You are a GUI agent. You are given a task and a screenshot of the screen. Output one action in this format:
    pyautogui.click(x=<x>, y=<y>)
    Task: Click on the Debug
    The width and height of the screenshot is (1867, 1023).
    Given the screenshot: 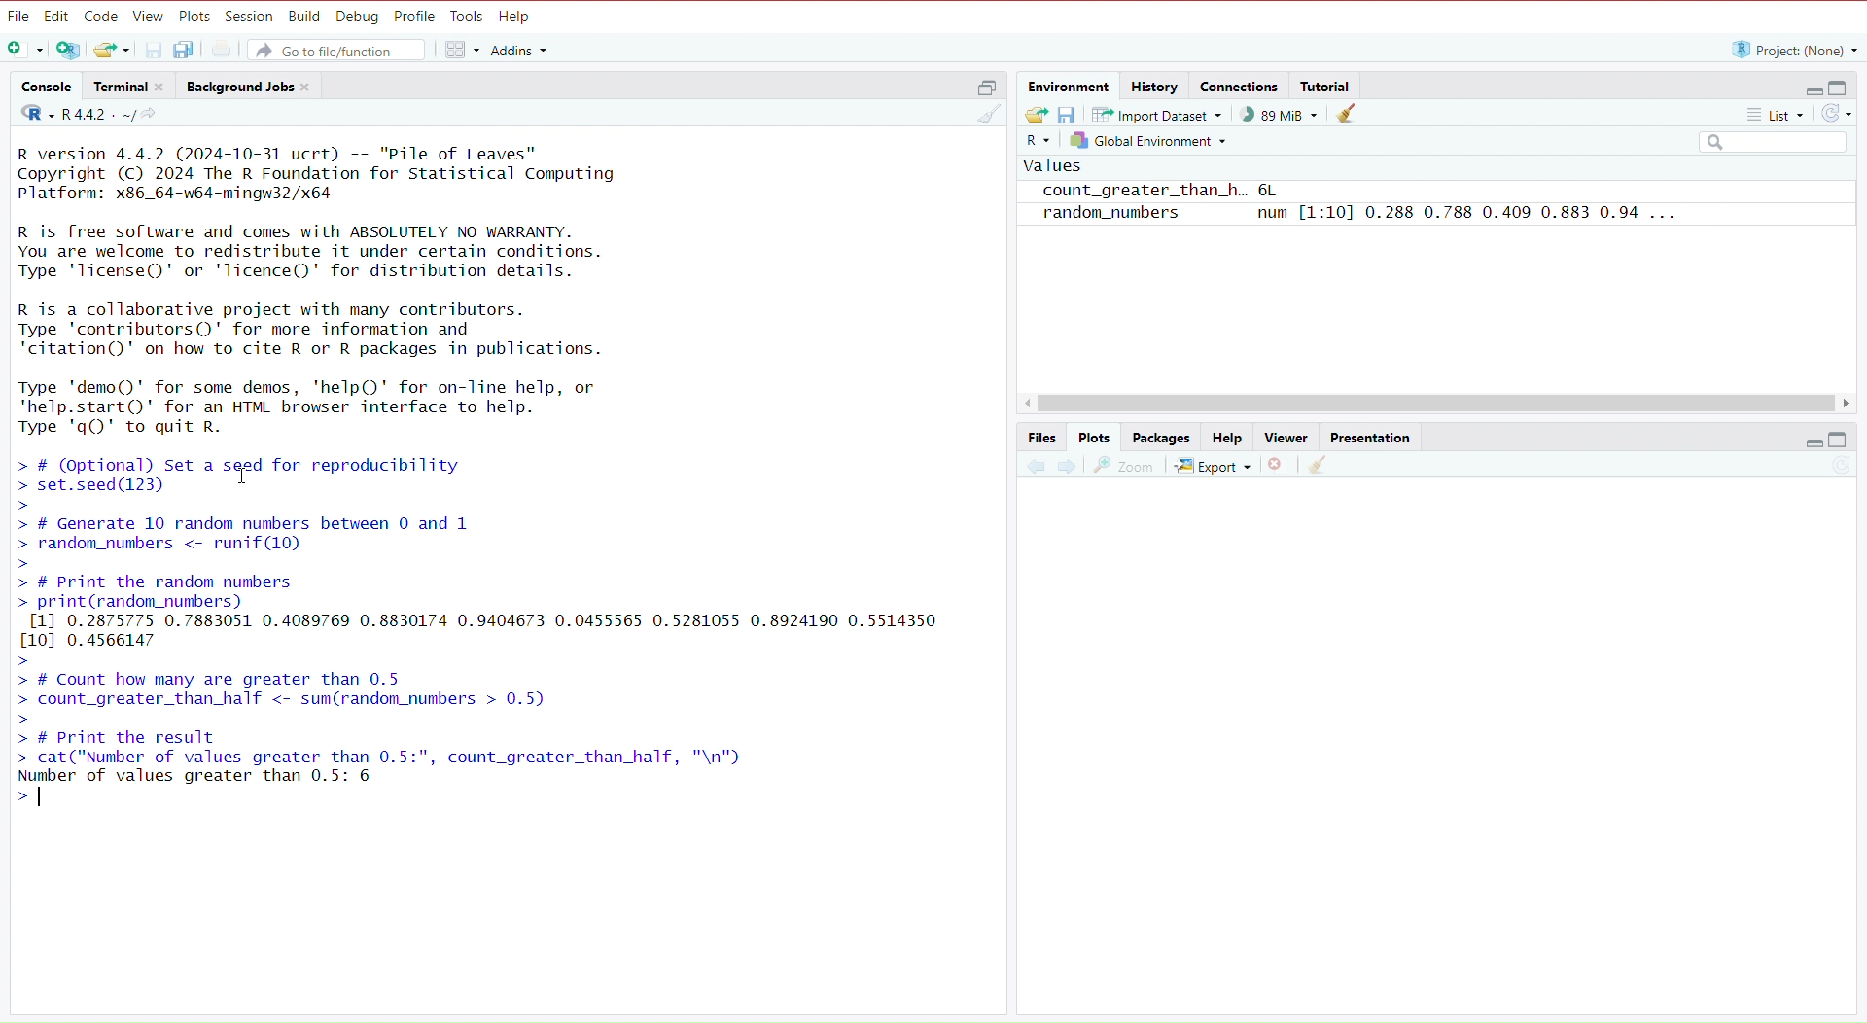 What is the action you would take?
    pyautogui.click(x=358, y=16)
    